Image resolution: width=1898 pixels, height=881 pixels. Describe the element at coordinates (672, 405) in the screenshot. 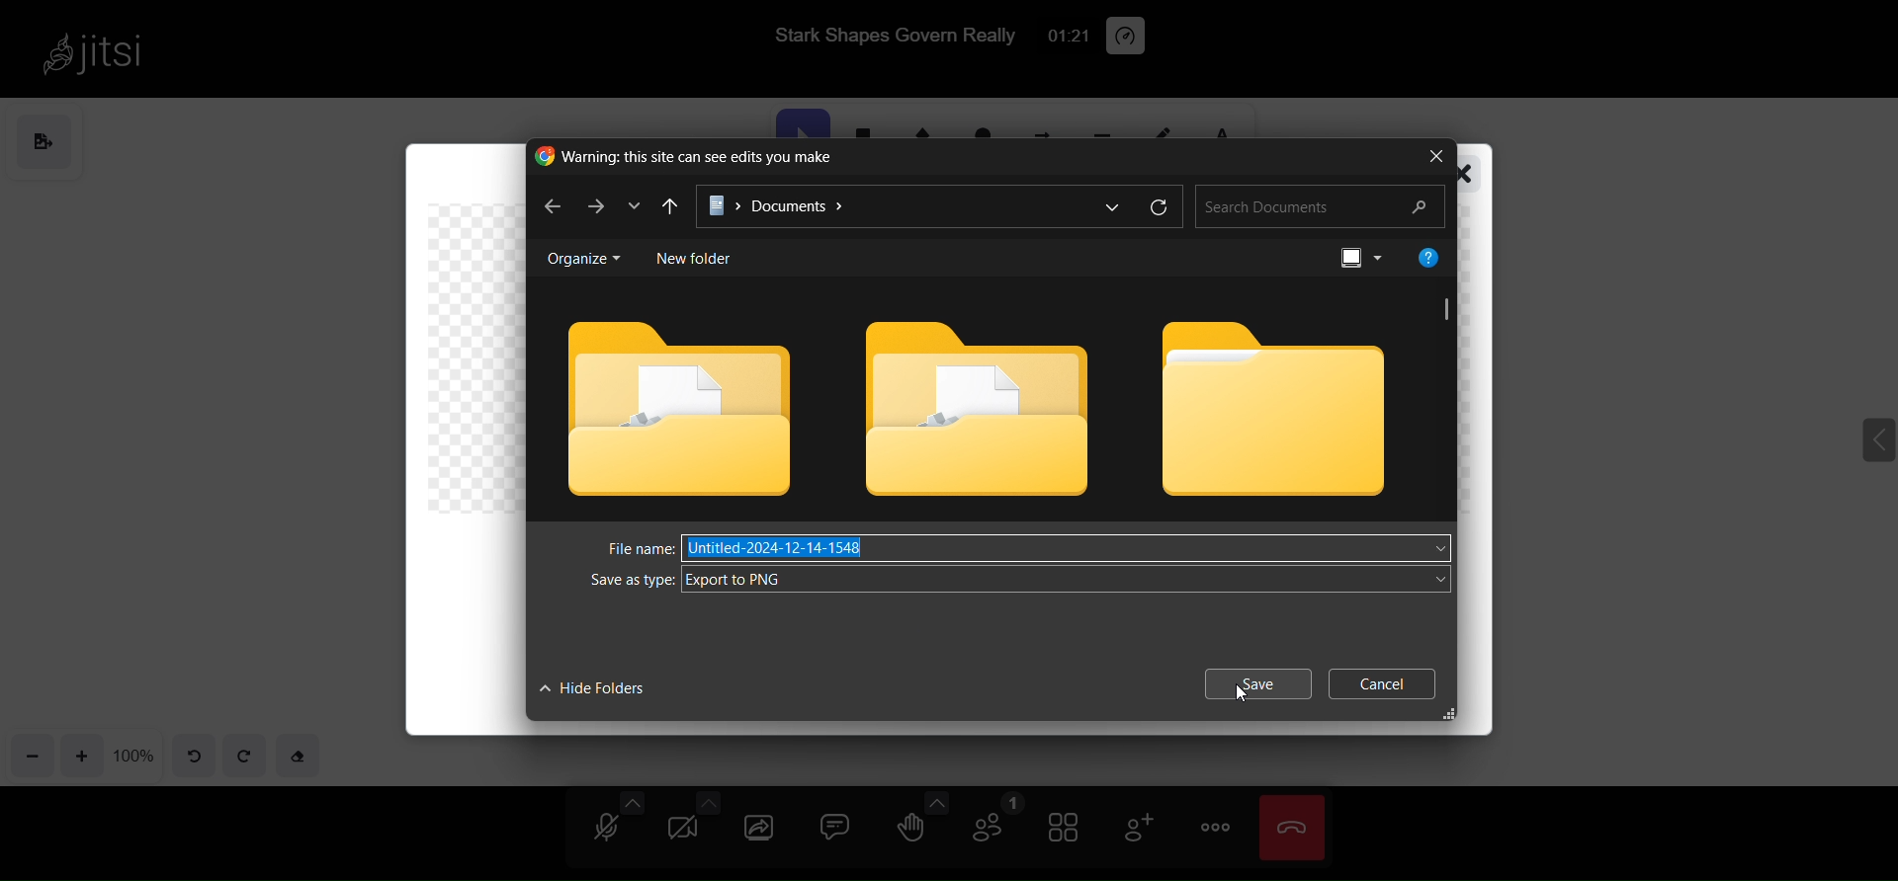

I see `folders 1` at that location.